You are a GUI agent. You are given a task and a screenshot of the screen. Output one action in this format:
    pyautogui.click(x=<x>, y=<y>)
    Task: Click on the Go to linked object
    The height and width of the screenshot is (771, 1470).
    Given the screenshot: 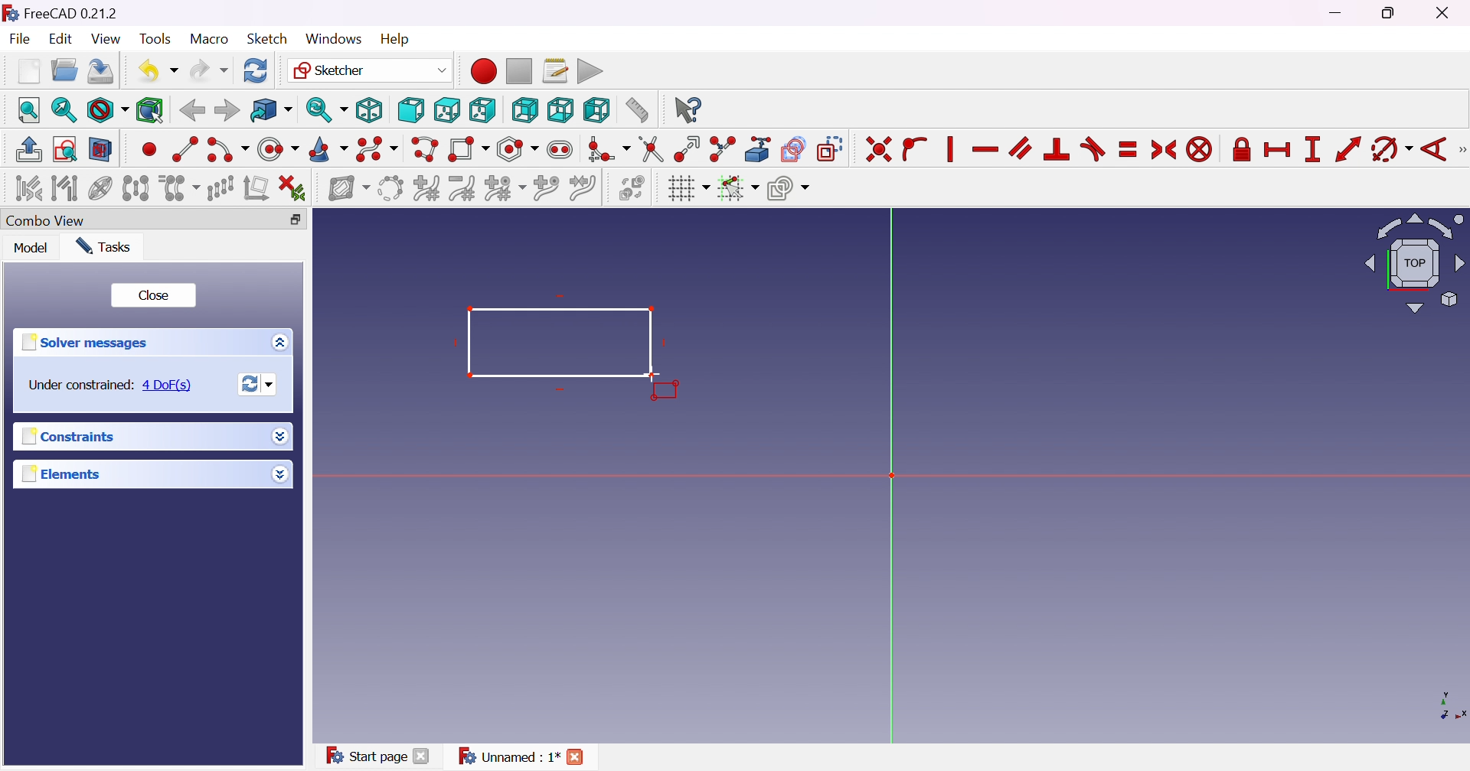 What is the action you would take?
    pyautogui.click(x=270, y=109)
    